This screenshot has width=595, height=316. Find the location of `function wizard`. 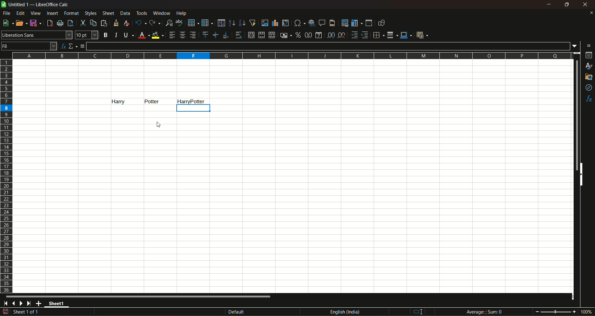

function wizard is located at coordinates (63, 46).